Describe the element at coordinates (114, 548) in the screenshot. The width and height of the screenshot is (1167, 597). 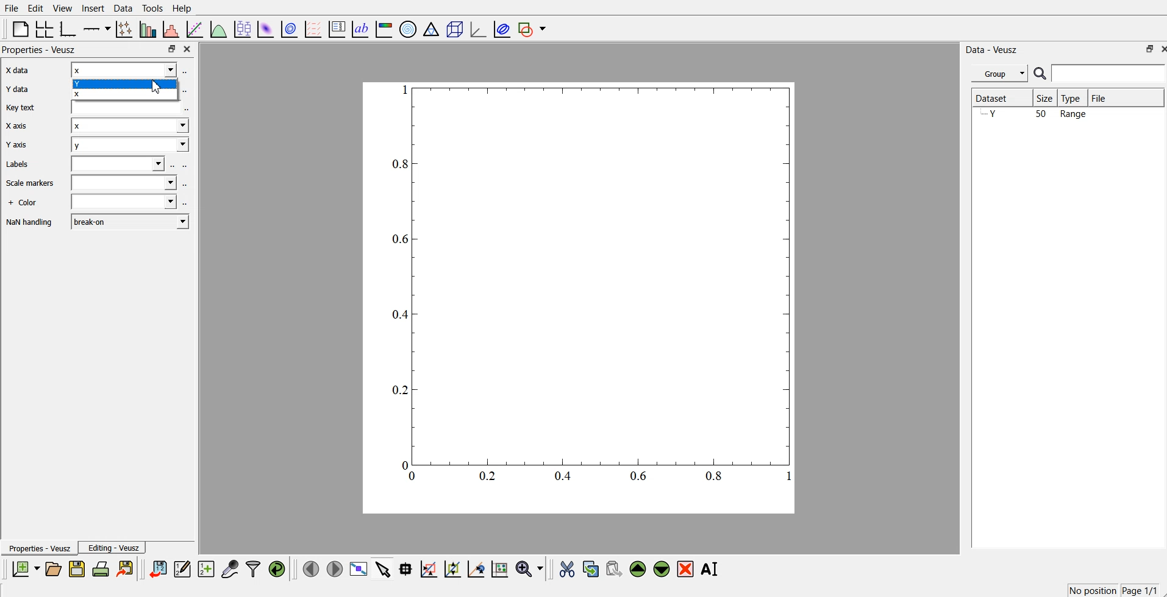
I see `Editing - Veusz` at that location.